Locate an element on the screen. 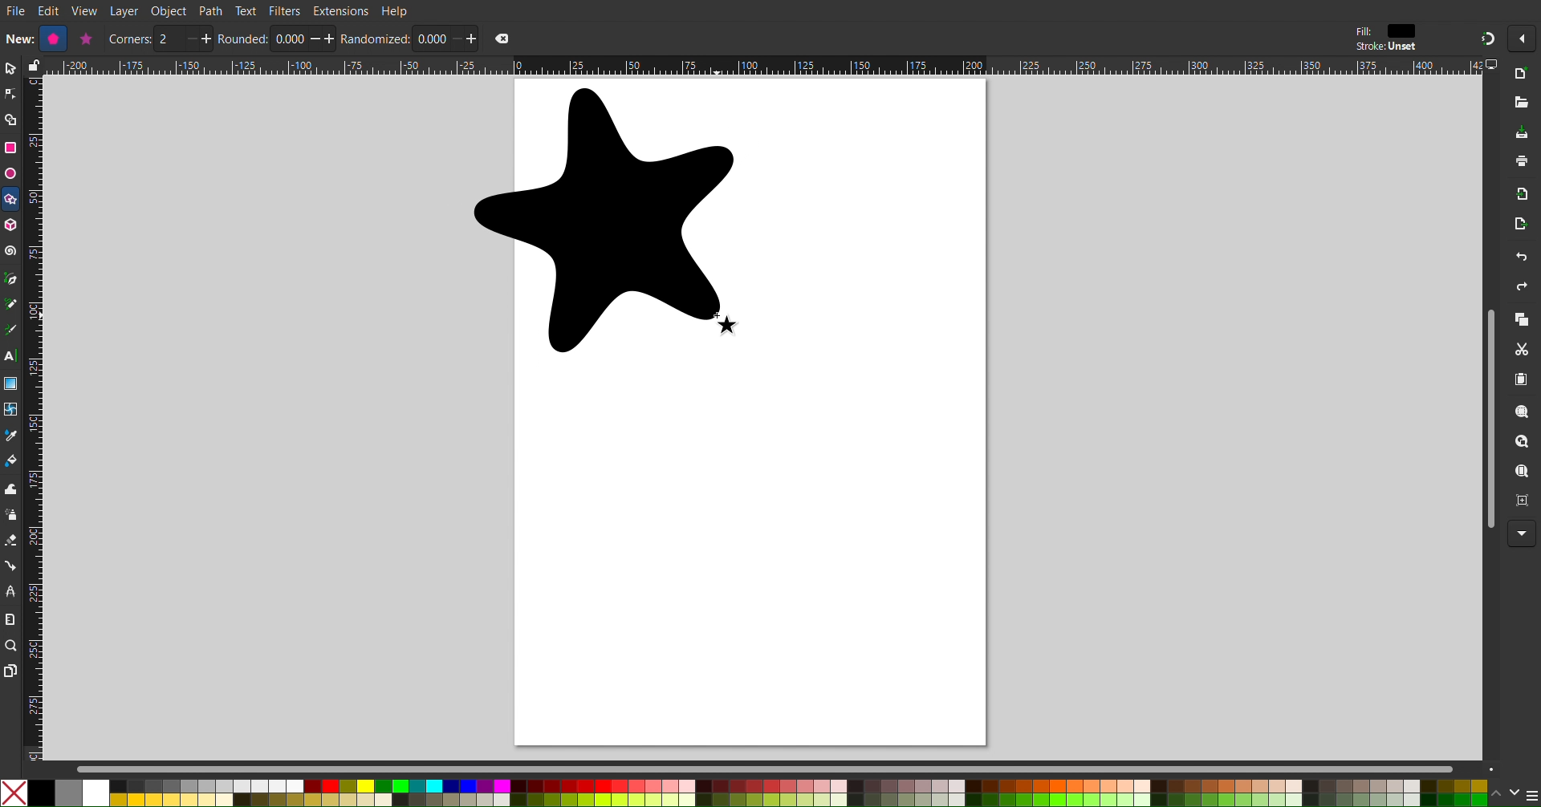 This screenshot has width=1541, height=807. Shape Builder Tool is located at coordinates (11, 120).